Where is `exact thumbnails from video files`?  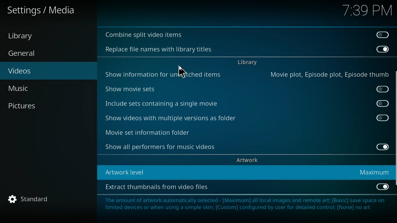 exact thumbnails from video files is located at coordinates (164, 187).